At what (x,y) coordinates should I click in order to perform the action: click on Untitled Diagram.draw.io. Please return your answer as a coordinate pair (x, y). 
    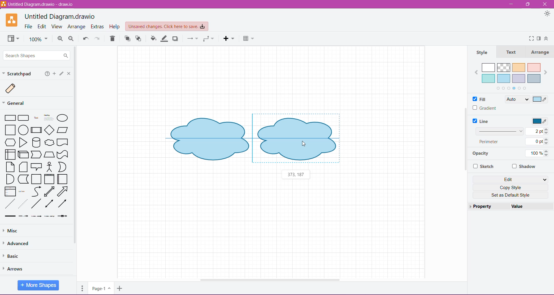
    Looking at the image, I should click on (60, 16).